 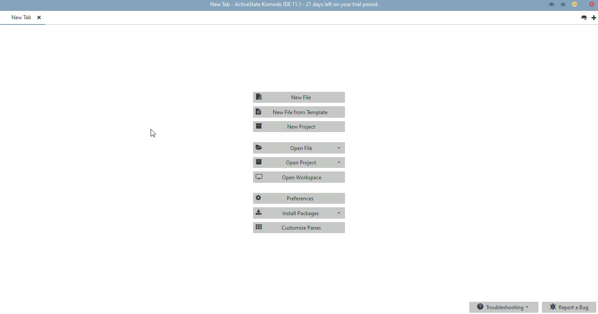 I want to click on open workspace, so click(x=299, y=177).